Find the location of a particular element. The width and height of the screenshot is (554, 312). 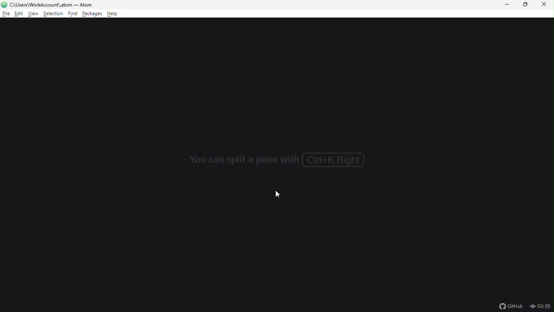

packages is located at coordinates (92, 14).